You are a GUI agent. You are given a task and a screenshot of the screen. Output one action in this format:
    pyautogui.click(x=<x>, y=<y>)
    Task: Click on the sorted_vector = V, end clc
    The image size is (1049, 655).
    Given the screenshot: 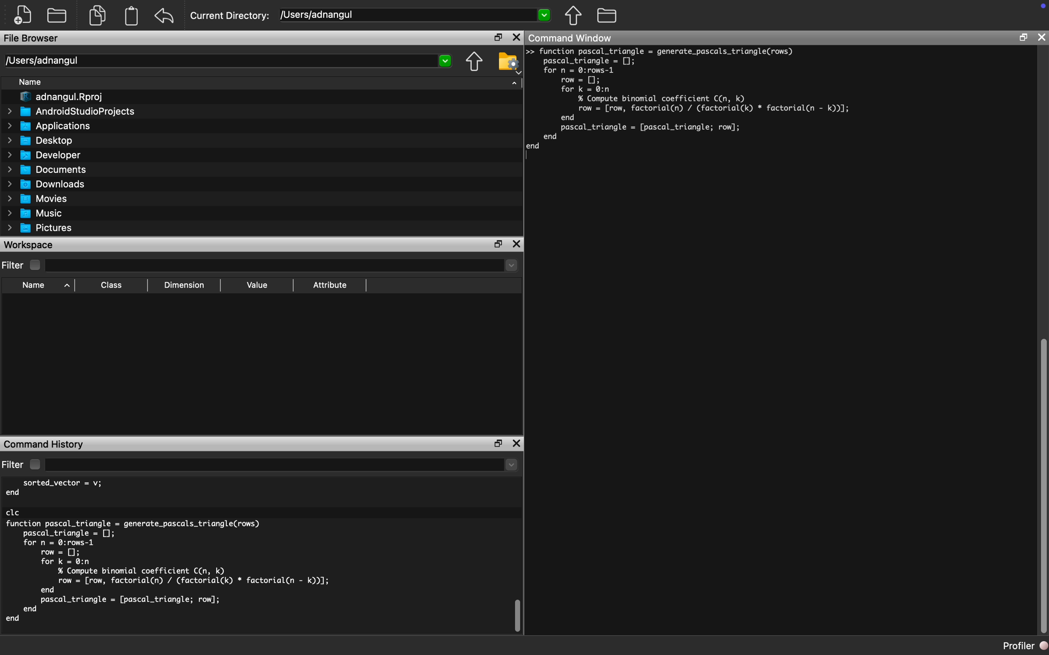 What is the action you would take?
    pyautogui.click(x=65, y=497)
    